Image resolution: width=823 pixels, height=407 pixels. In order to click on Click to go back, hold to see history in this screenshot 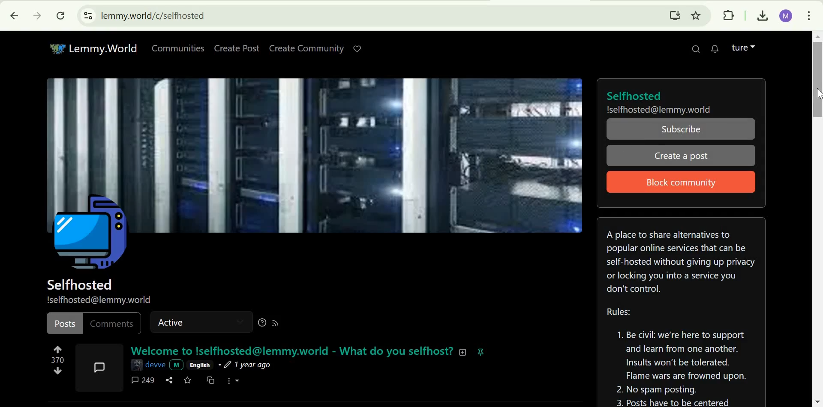, I will do `click(15, 15)`.